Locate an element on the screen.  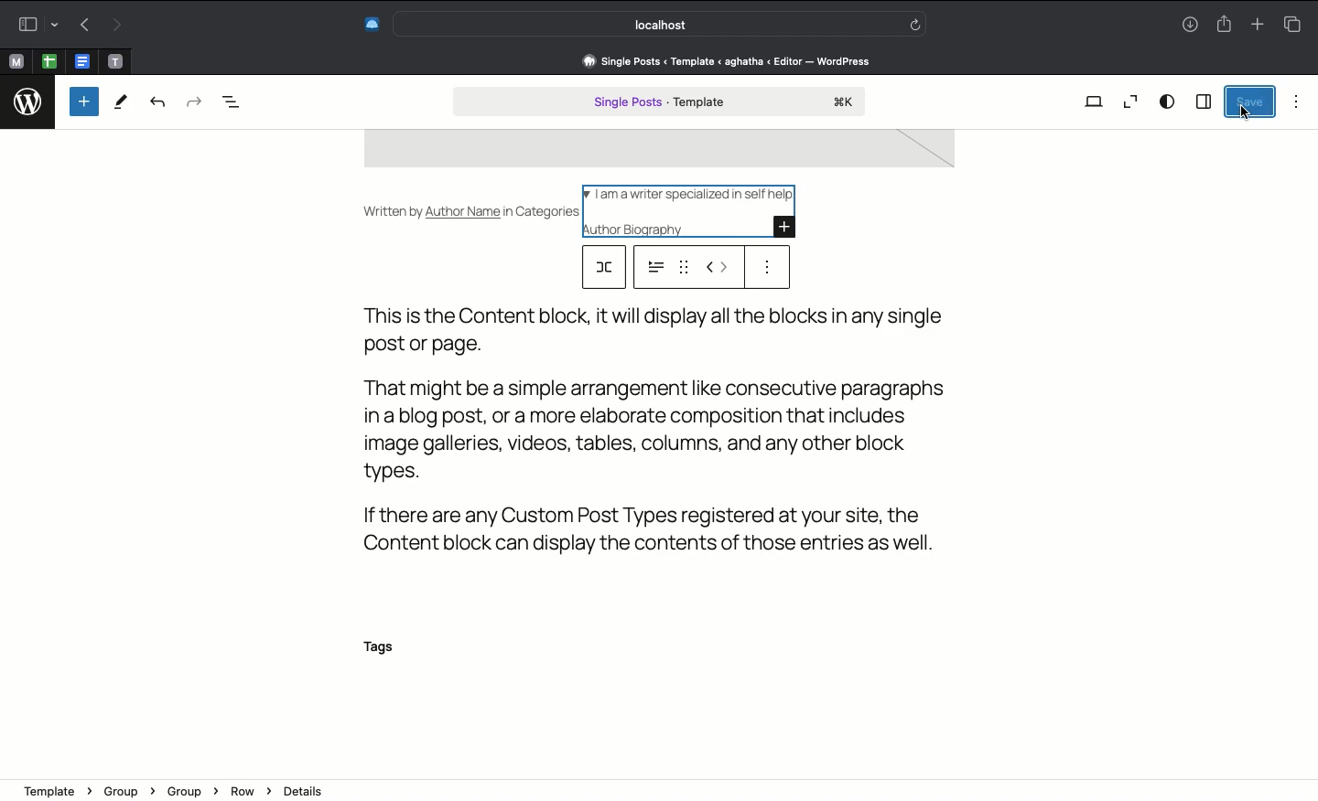
template is located at coordinates (56, 785).